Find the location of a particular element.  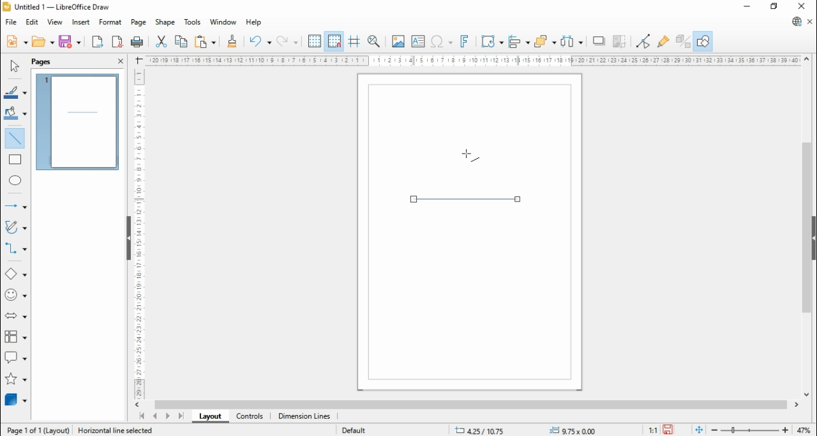

file is located at coordinates (10, 22).